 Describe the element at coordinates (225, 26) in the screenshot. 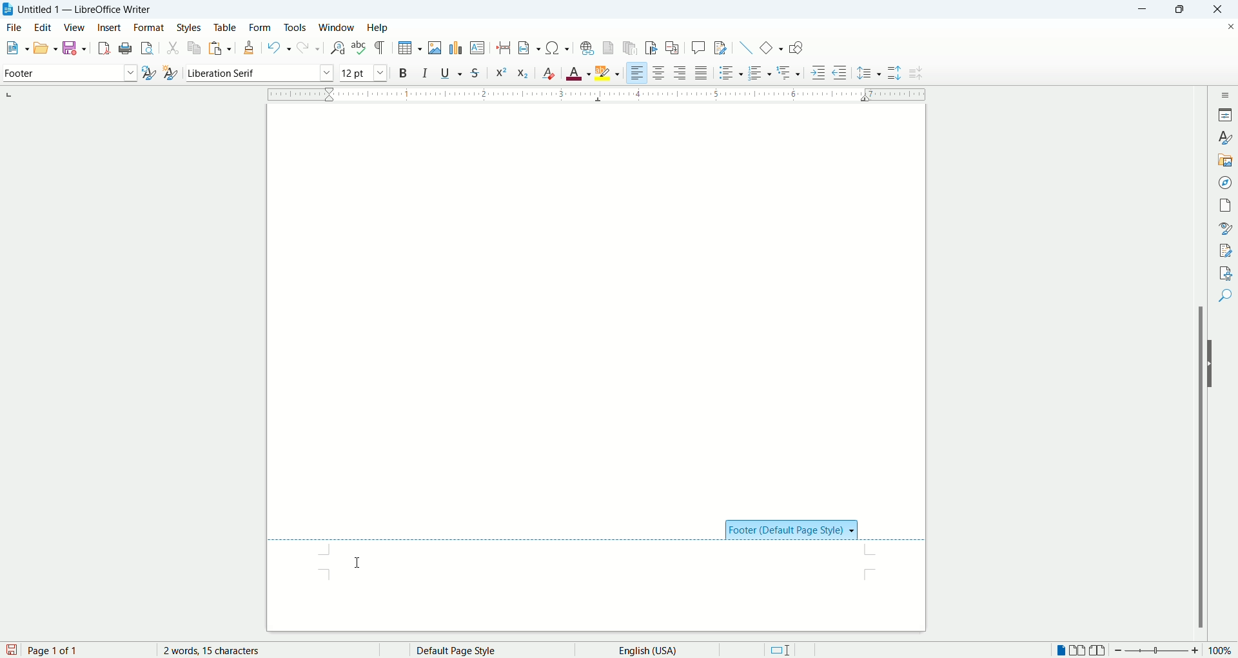

I see `table` at that location.